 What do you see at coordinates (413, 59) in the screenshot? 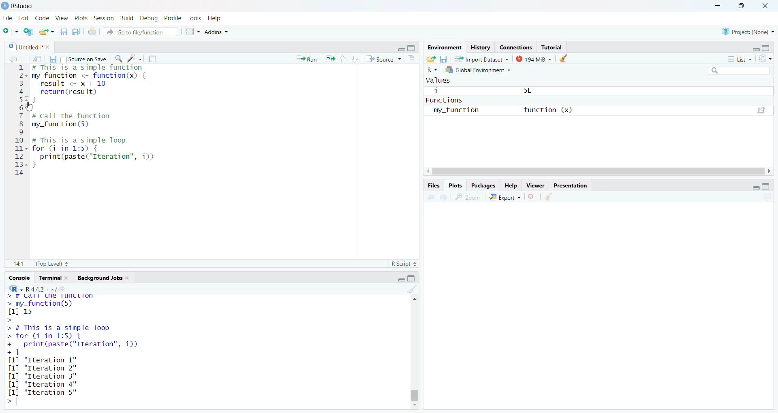
I see `show document outline` at bounding box center [413, 59].